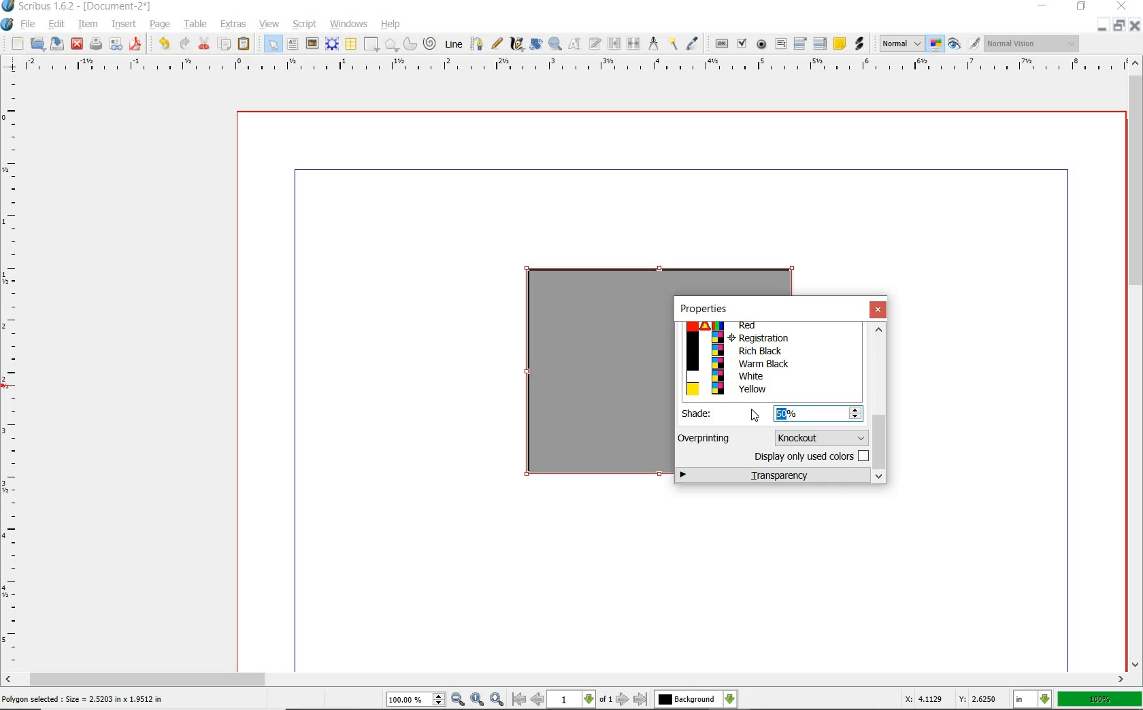  I want to click on file, so click(29, 26).